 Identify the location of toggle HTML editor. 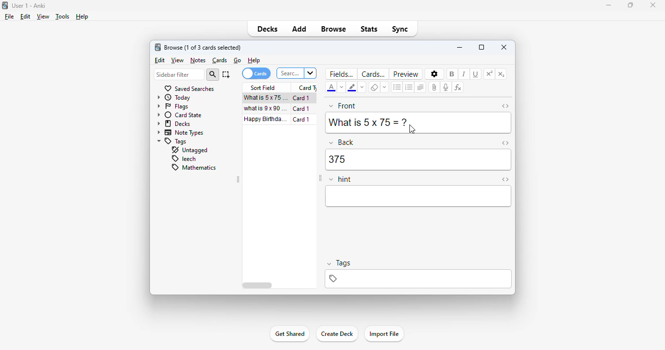
(505, 143).